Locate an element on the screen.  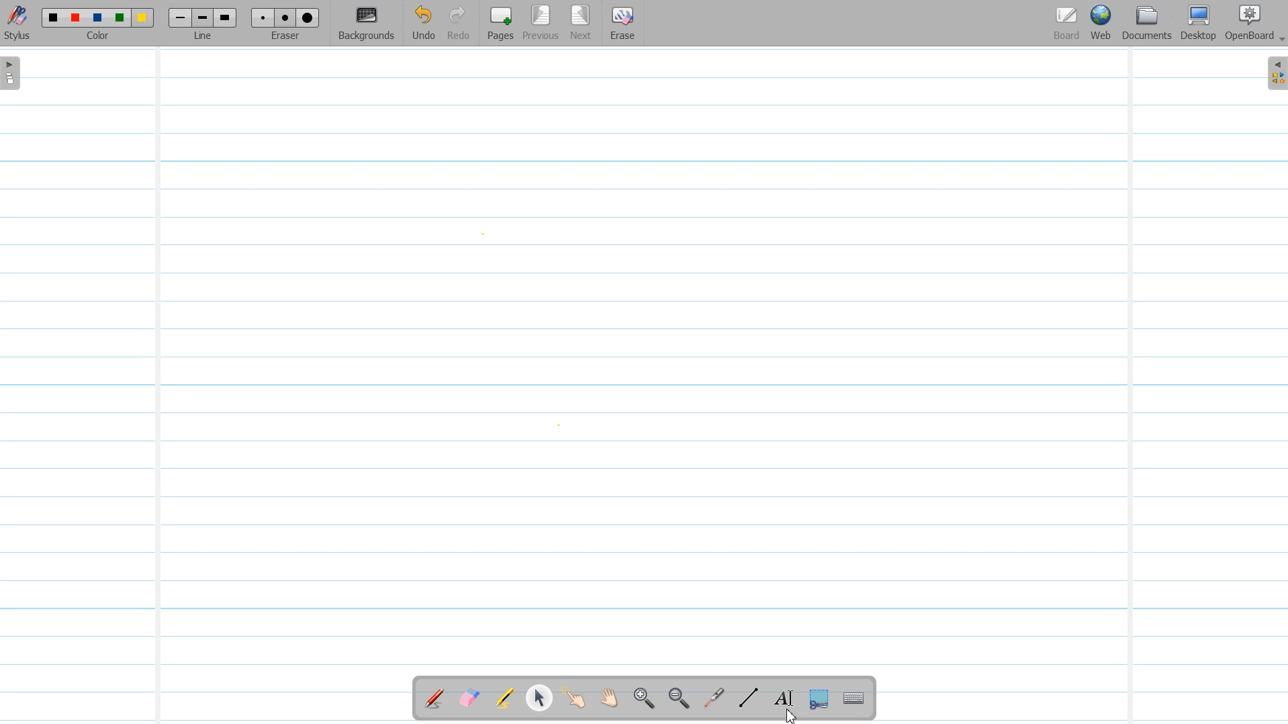
Undo is located at coordinates (423, 24).